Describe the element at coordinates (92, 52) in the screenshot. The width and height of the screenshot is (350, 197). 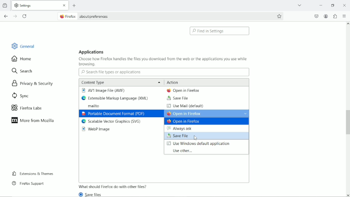
I see `Applications` at that location.